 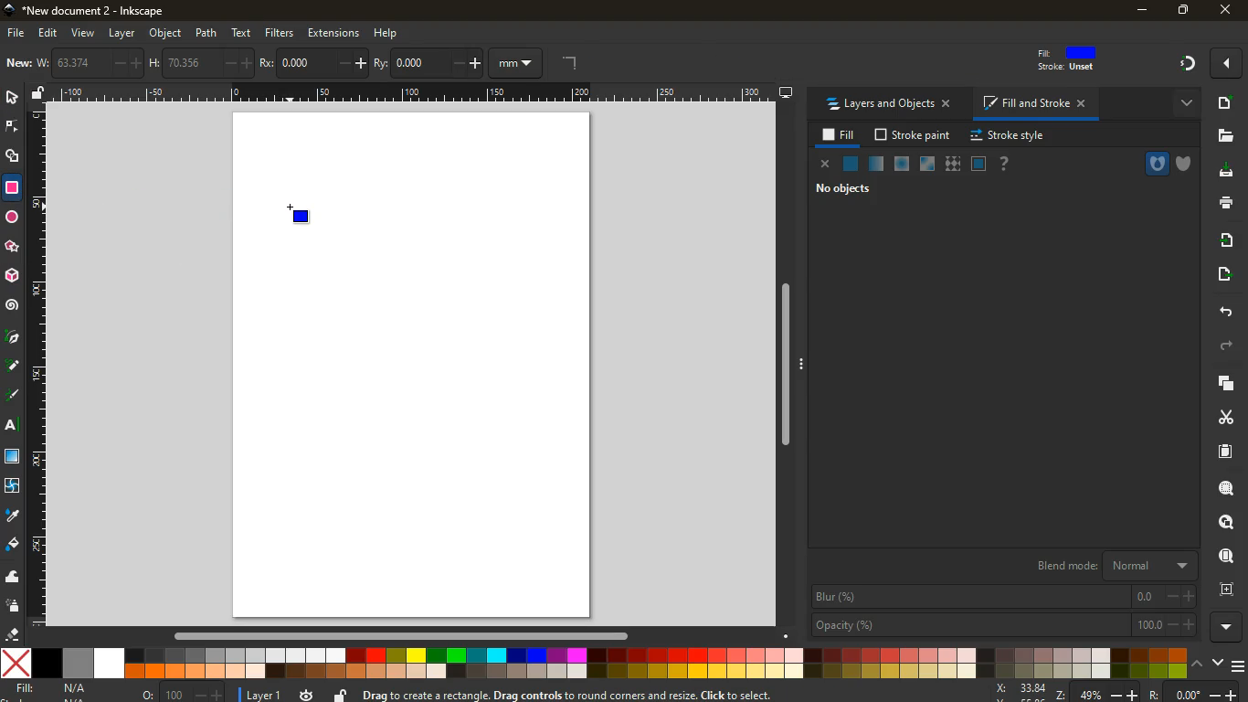 I want to click on opacity, so click(x=1003, y=625).